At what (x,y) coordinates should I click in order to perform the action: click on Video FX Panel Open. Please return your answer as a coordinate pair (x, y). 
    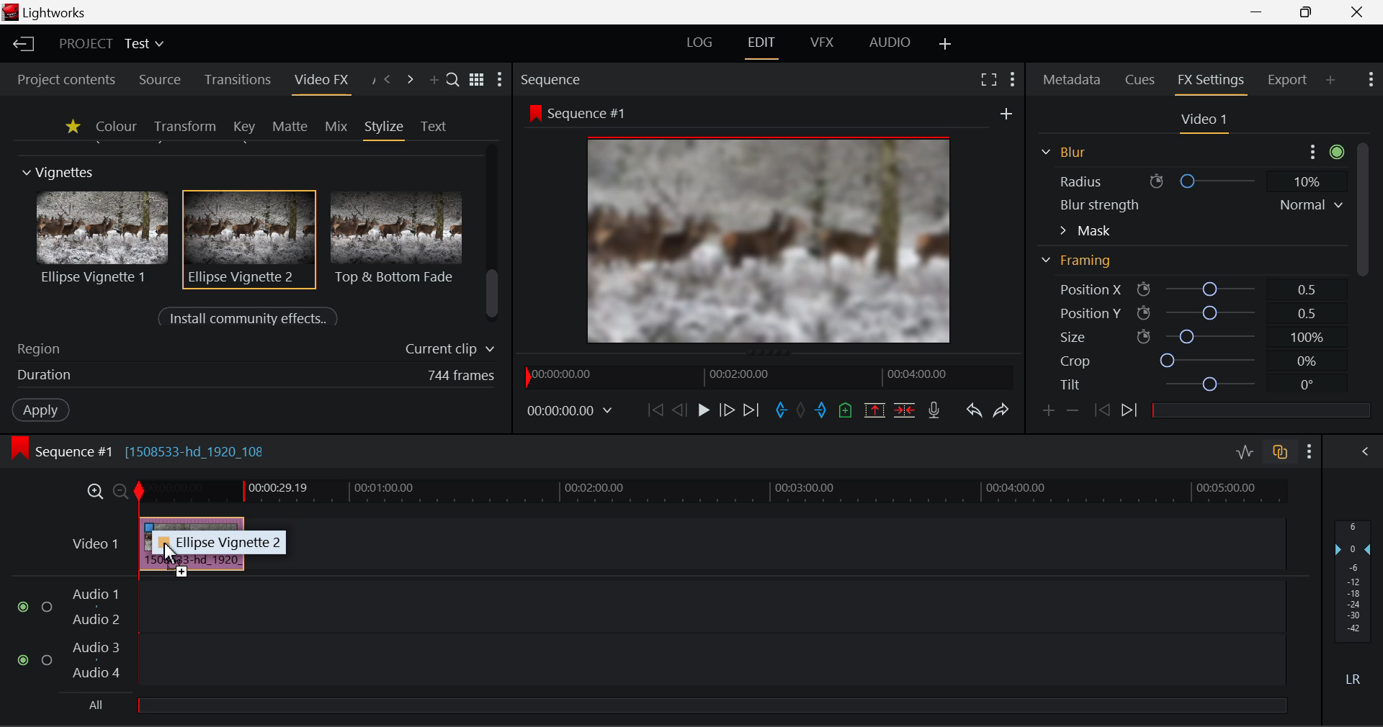
    Looking at the image, I should click on (325, 81).